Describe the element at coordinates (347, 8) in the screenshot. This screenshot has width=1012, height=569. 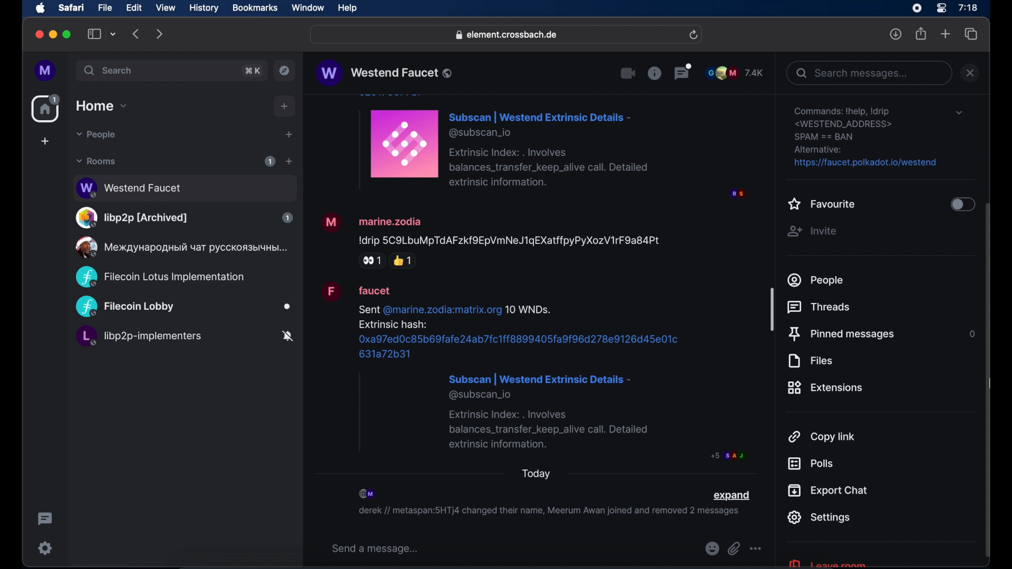
I see `help` at that location.